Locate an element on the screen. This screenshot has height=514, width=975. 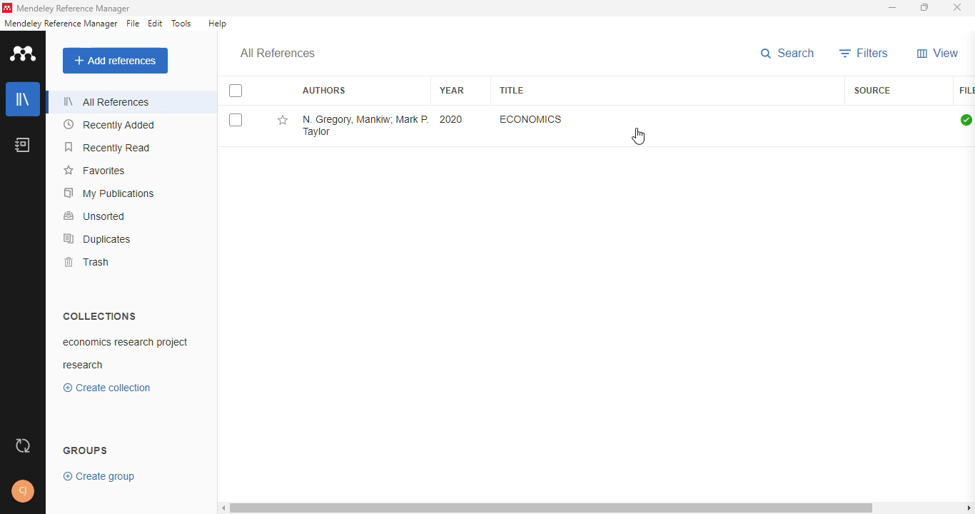
title is located at coordinates (512, 90).